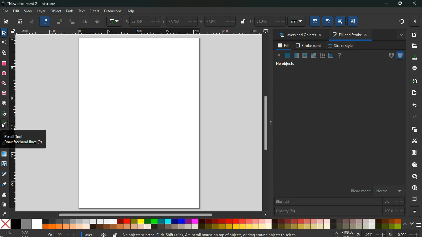 Image resolution: width=422 pixels, height=237 pixels. What do you see at coordinates (243, 22) in the screenshot?
I see `unlock` at bounding box center [243, 22].